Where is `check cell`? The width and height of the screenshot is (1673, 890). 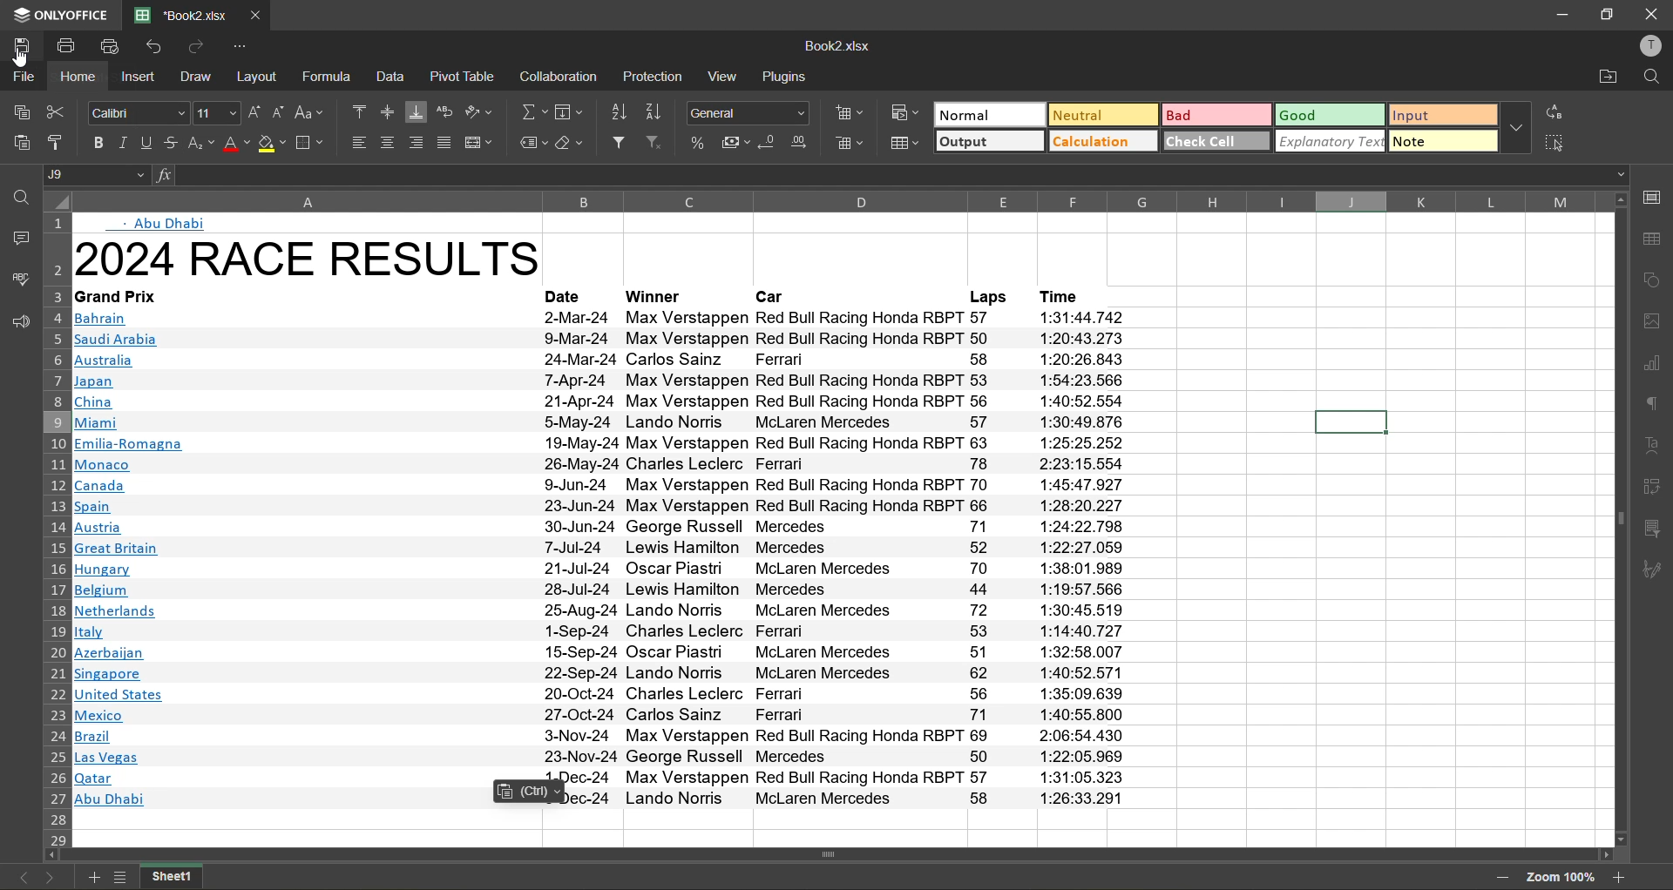
check cell is located at coordinates (1217, 141).